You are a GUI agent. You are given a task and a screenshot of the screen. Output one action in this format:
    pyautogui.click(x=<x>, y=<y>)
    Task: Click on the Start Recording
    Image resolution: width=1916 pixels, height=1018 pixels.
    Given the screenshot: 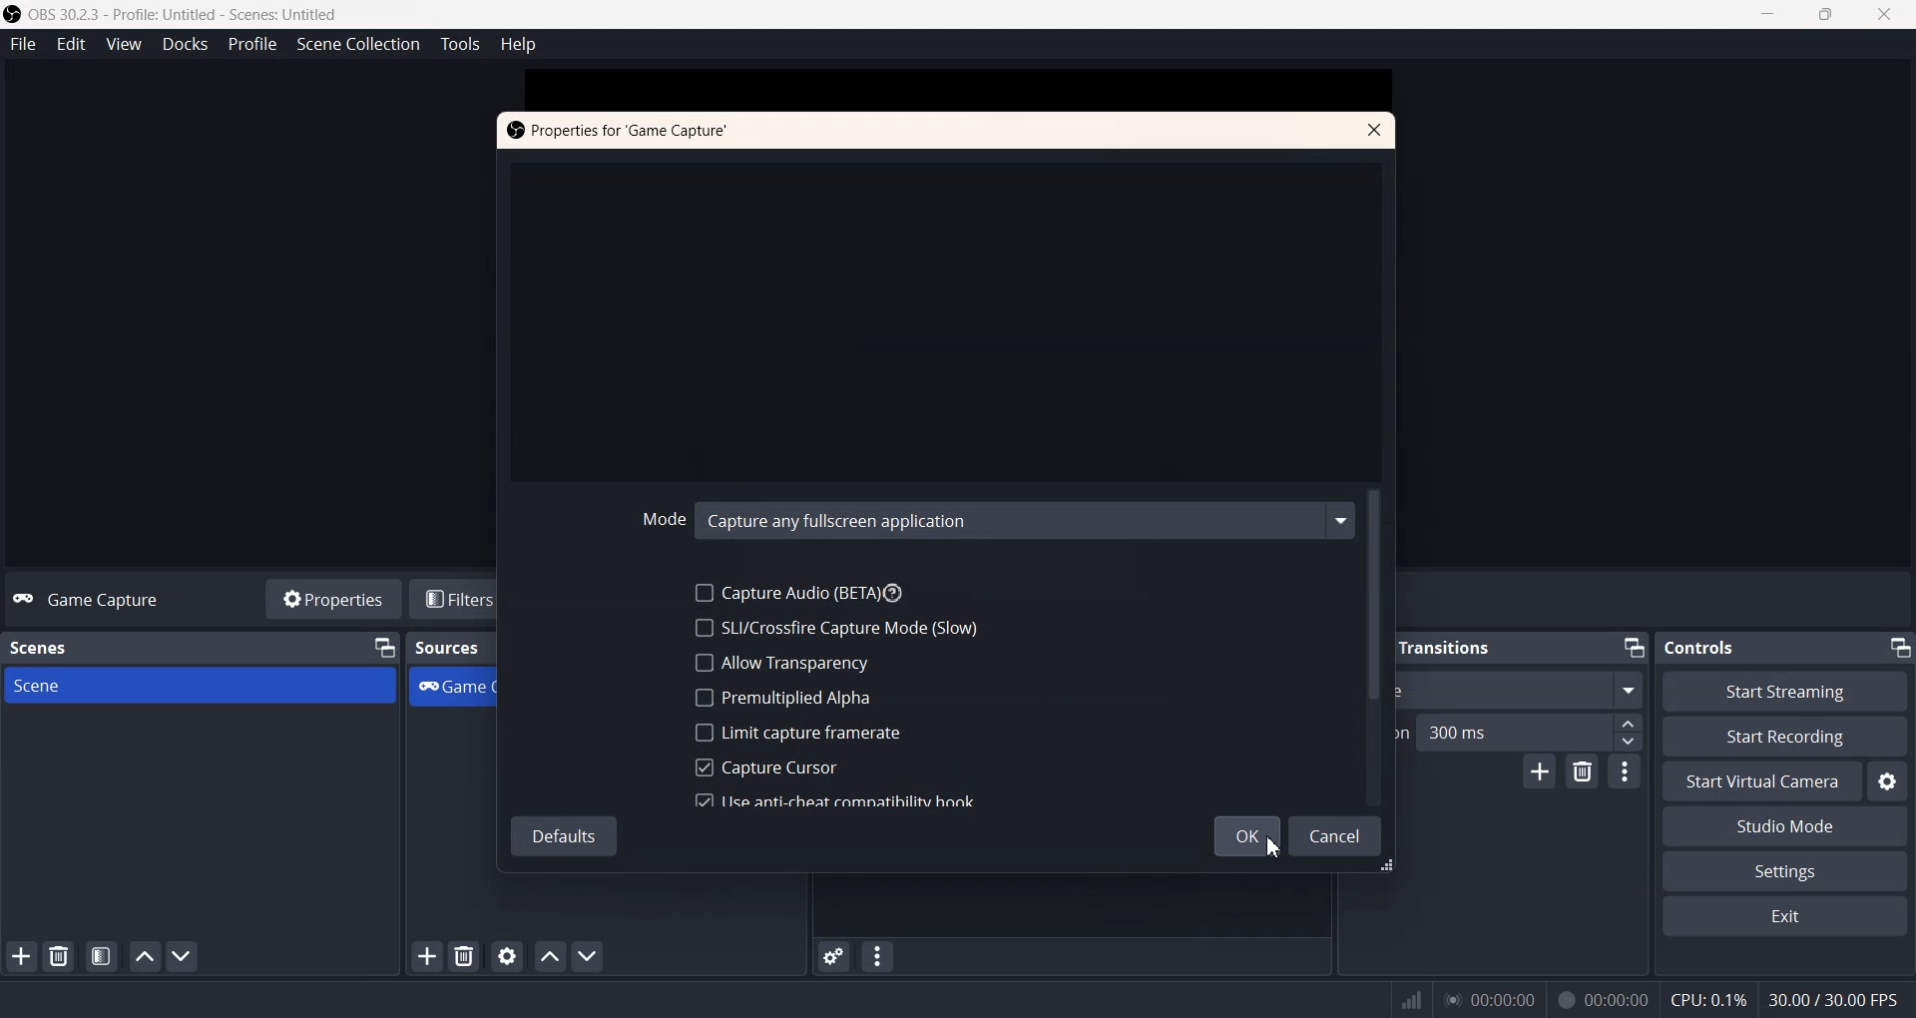 What is the action you would take?
    pyautogui.click(x=1784, y=736)
    